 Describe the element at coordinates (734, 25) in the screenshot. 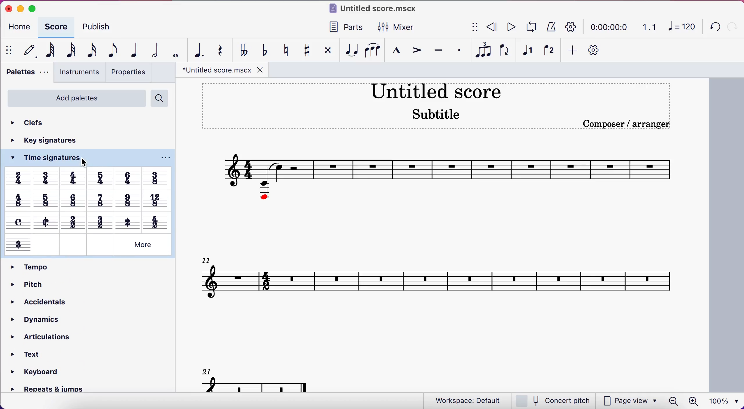

I see `redo` at that location.